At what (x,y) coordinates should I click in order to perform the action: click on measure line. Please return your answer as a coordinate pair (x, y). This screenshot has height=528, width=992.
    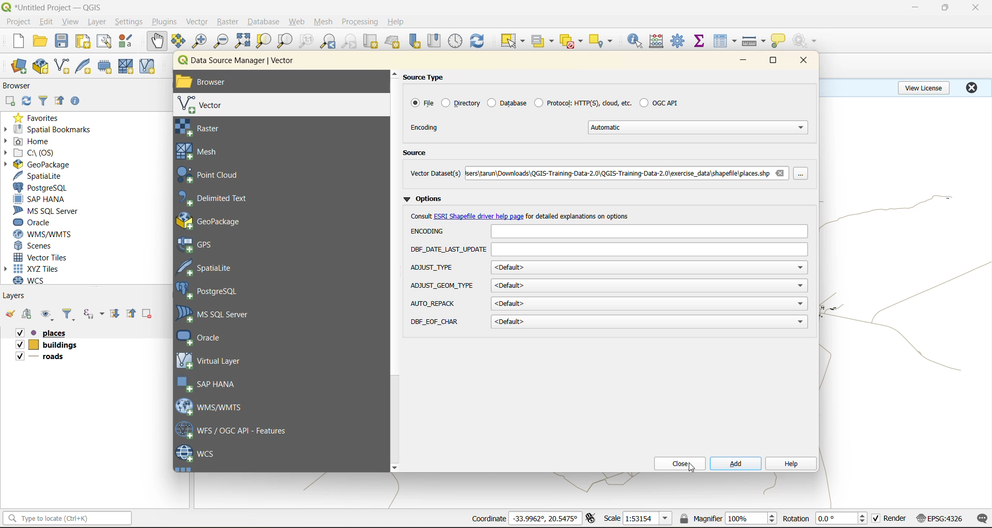
    Looking at the image, I should click on (755, 41).